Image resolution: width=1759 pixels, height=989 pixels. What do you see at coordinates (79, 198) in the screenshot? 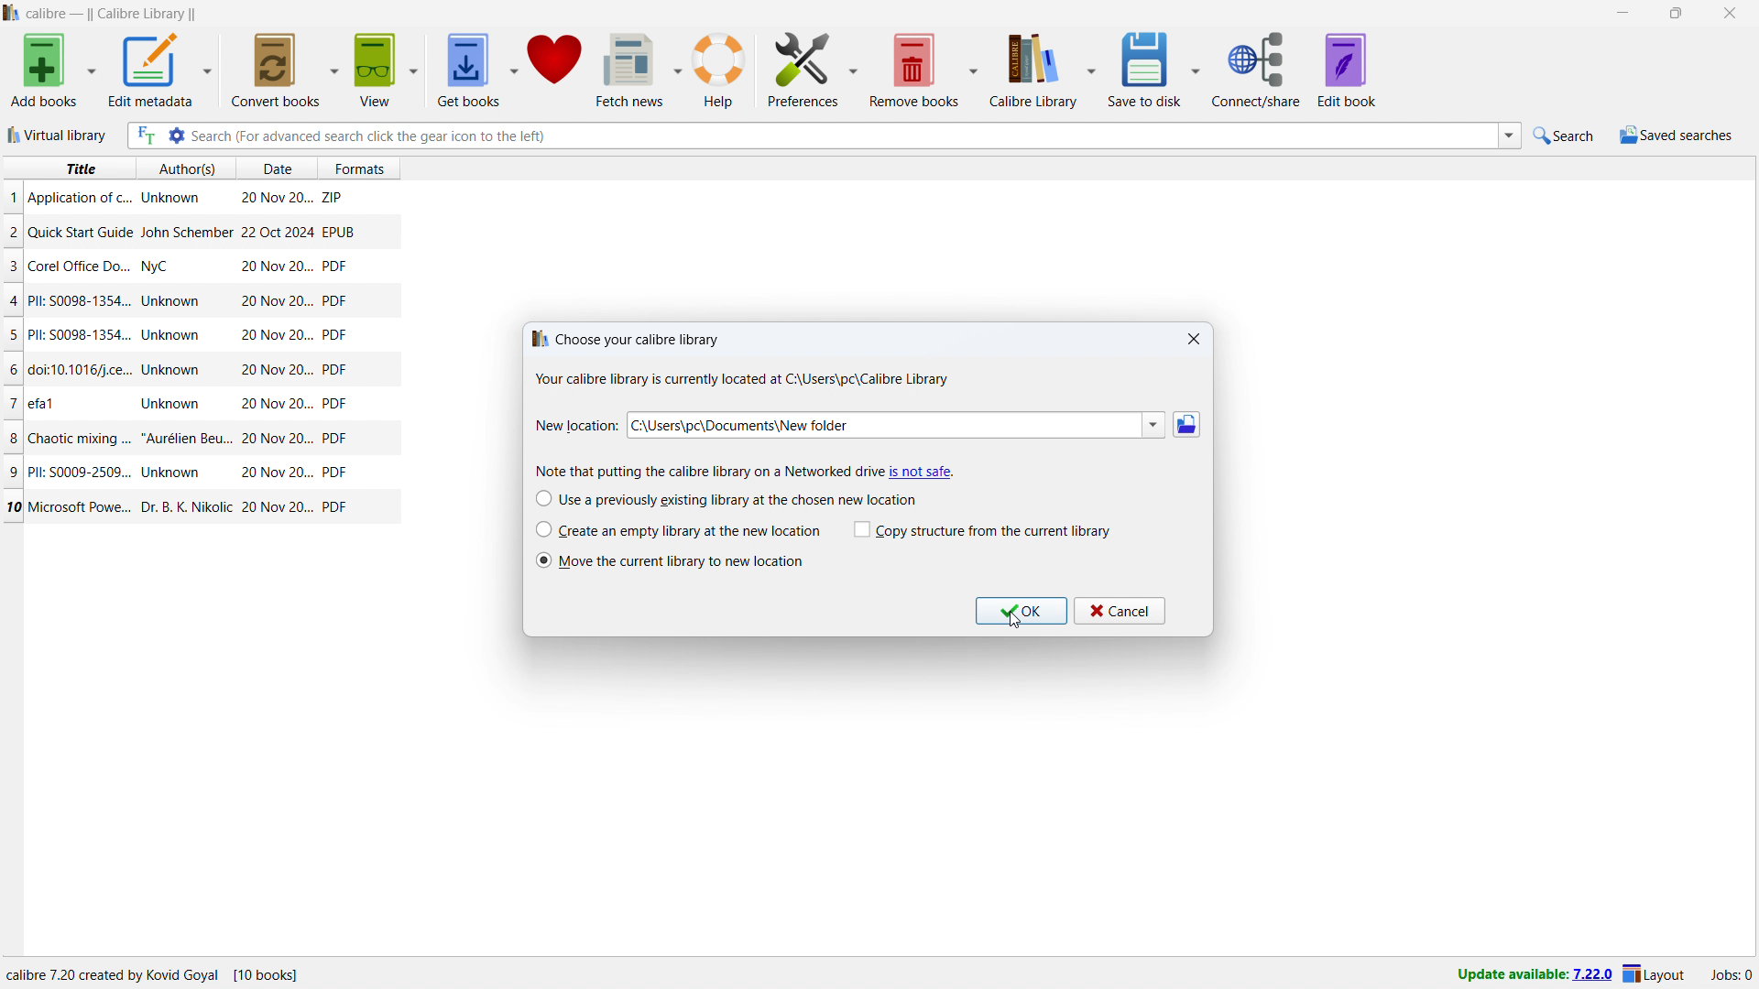
I see `Title` at bounding box center [79, 198].